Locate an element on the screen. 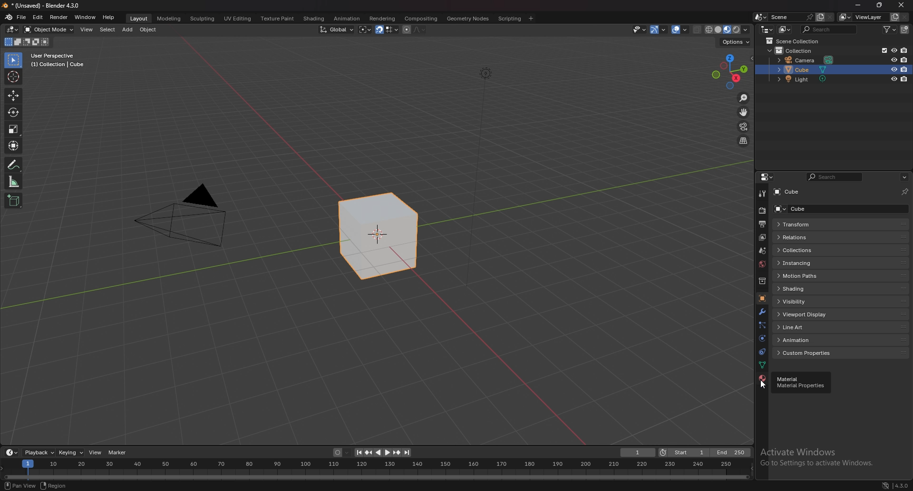 Image resolution: width=913 pixels, height=491 pixels. add collection is located at coordinates (905, 29).